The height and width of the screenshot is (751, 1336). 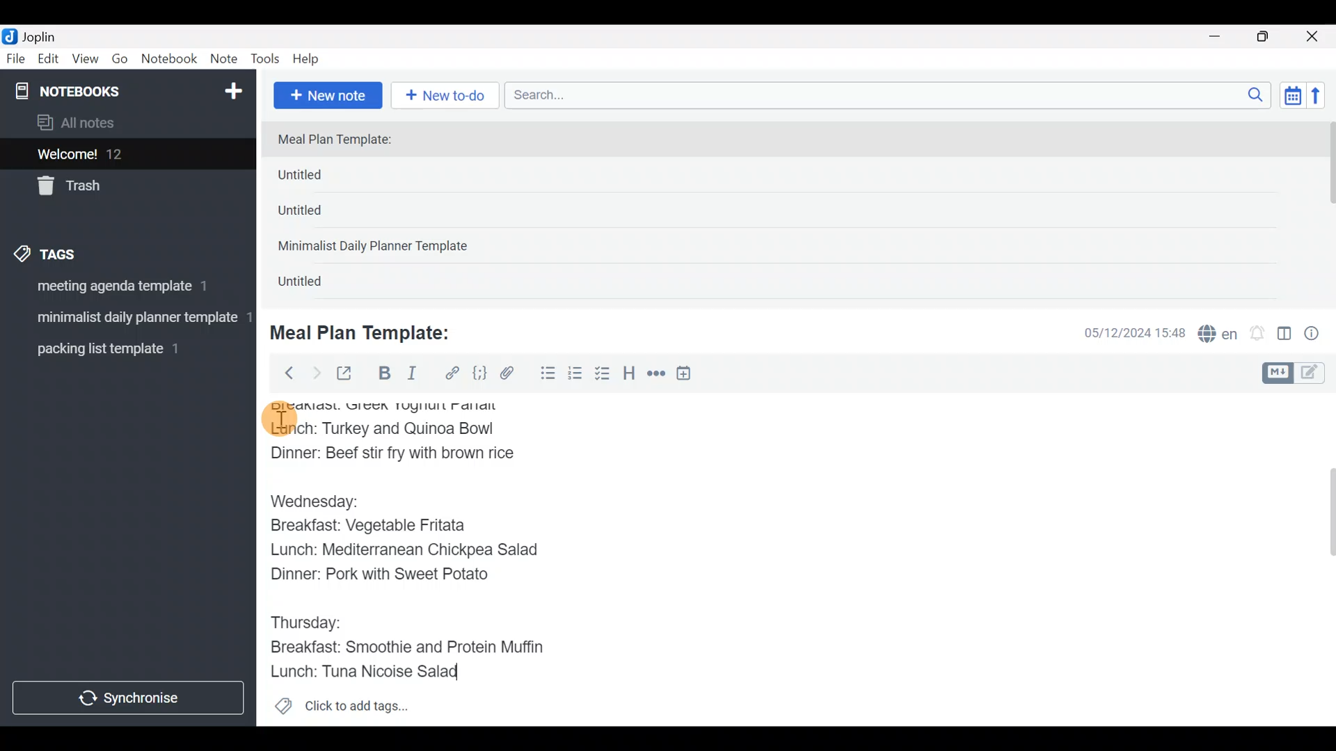 What do you see at coordinates (891, 93) in the screenshot?
I see `Search bar` at bounding box center [891, 93].